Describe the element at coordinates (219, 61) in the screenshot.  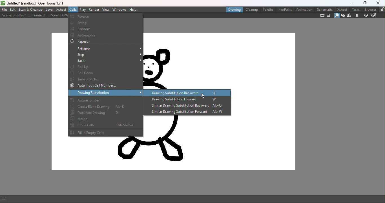
I see `canvas` at that location.